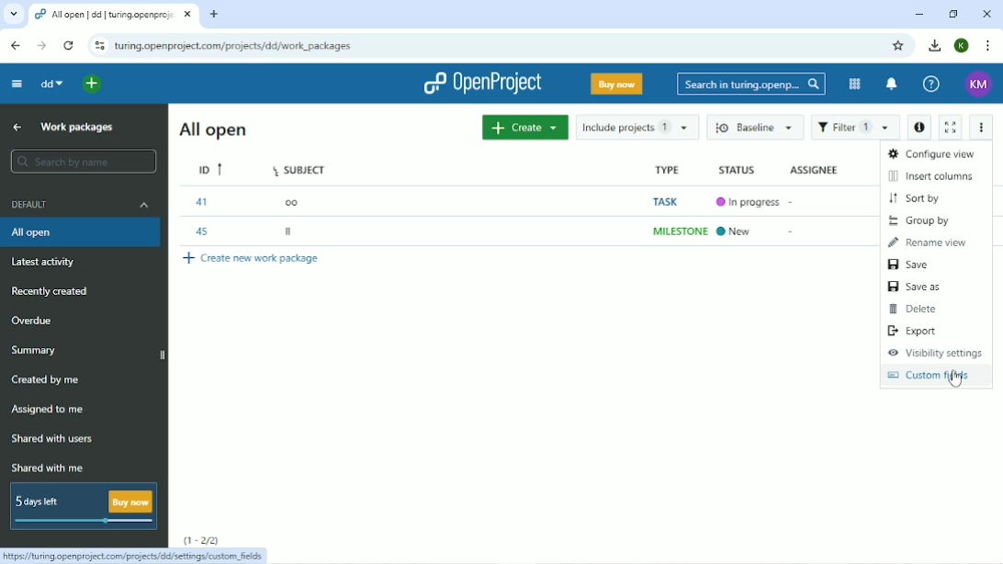  Describe the element at coordinates (213, 129) in the screenshot. I see `All open` at that location.